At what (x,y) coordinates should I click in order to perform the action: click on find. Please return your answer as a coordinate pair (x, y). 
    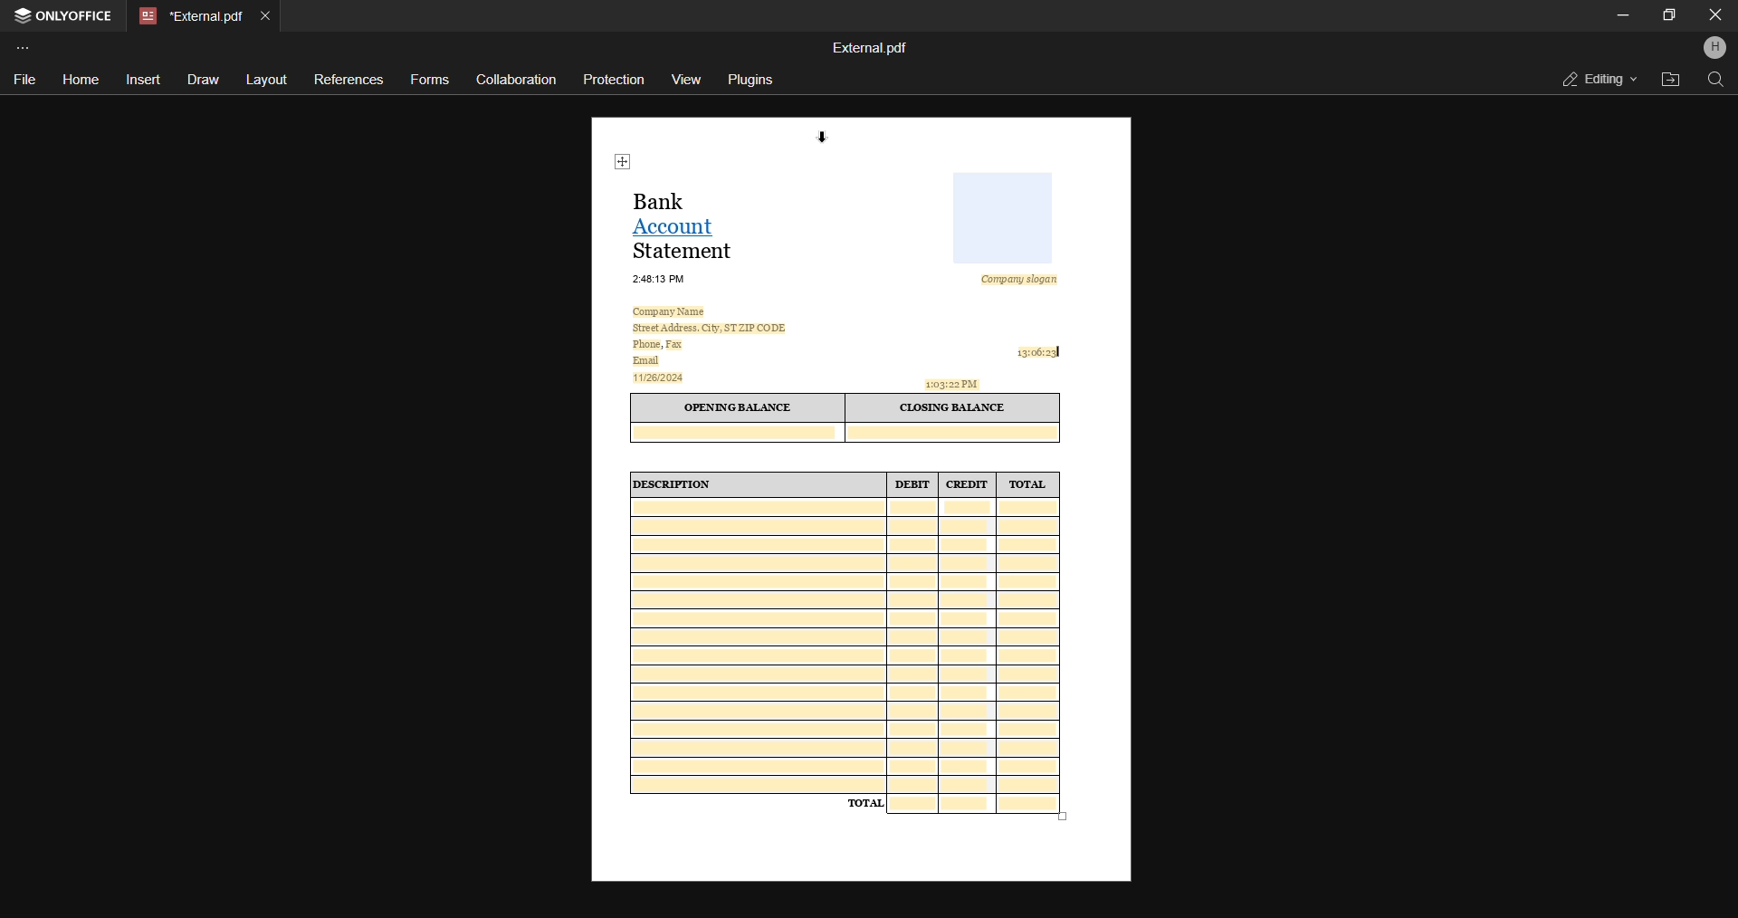
    Looking at the image, I should click on (1719, 80).